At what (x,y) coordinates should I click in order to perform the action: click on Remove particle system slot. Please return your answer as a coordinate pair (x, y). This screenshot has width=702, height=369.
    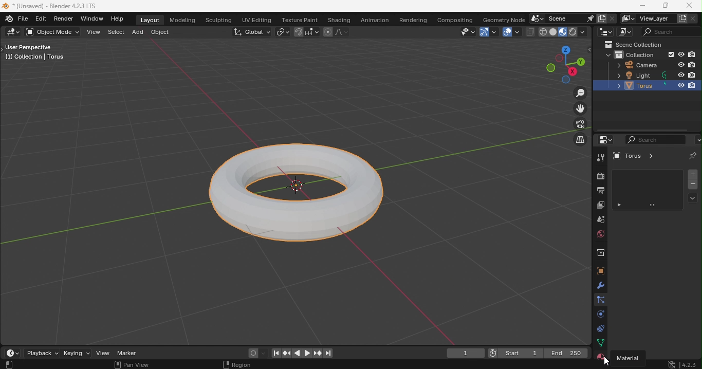
    Looking at the image, I should click on (692, 185).